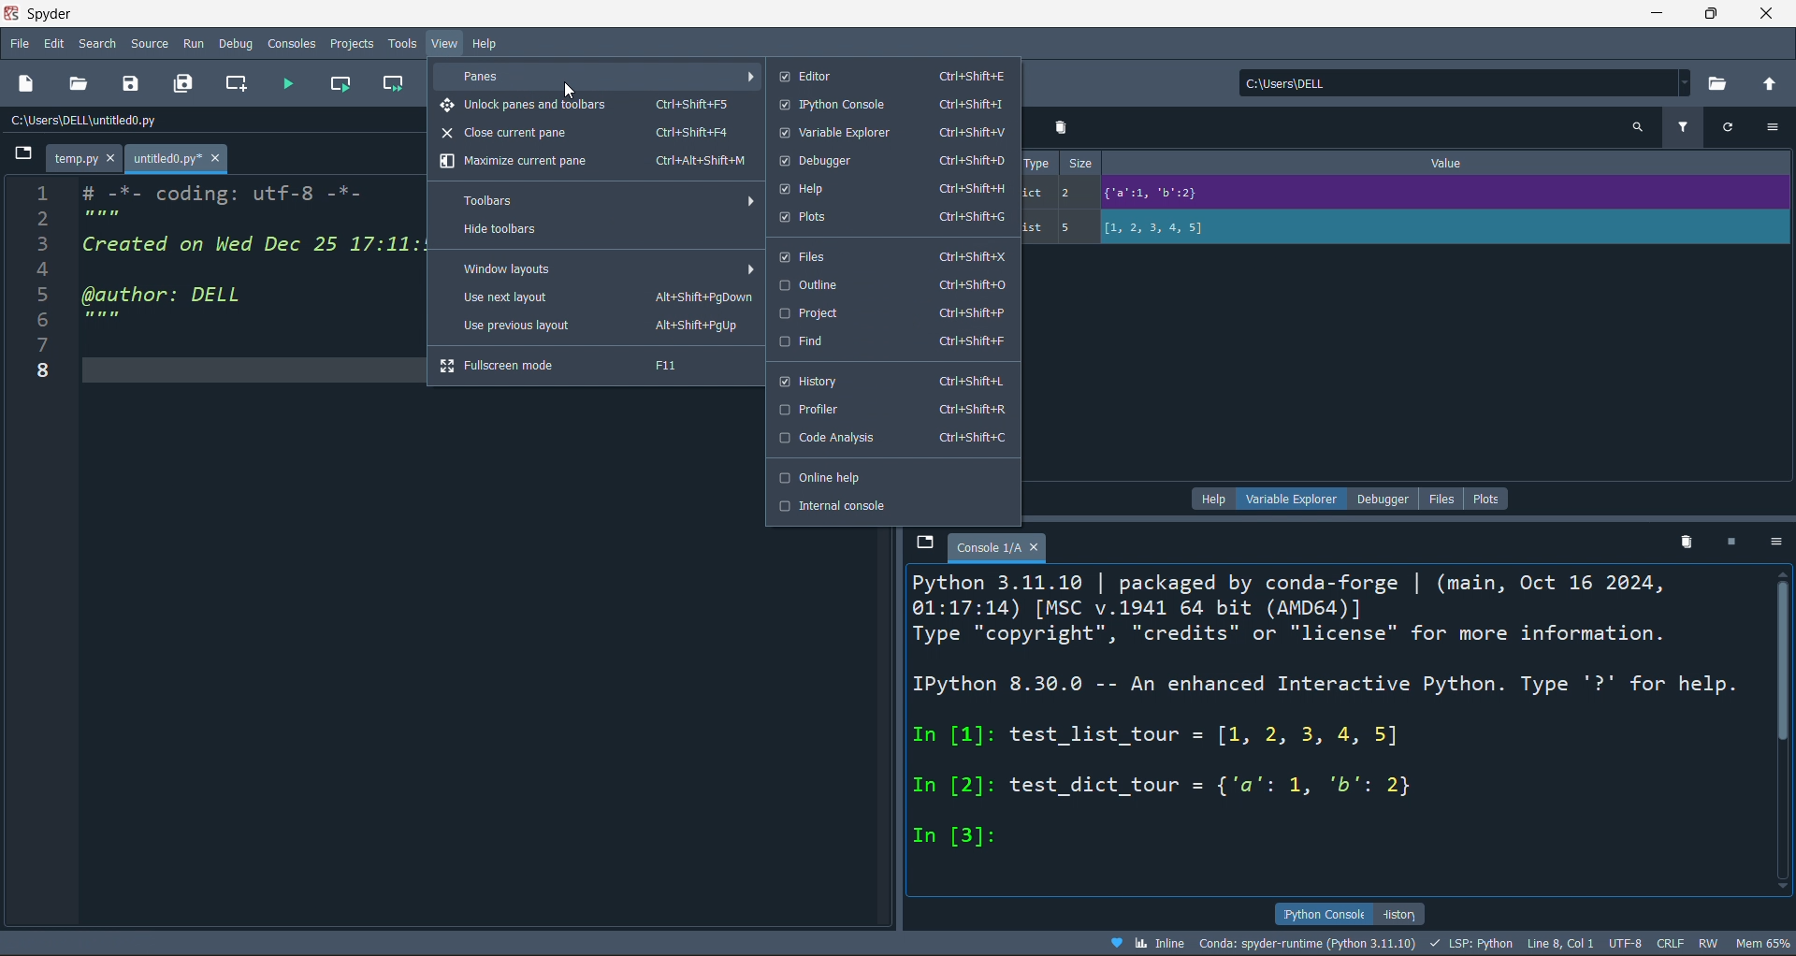 The image size is (1796, 956). Describe the element at coordinates (595, 295) in the screenshot. I see `use next layout` at that location.